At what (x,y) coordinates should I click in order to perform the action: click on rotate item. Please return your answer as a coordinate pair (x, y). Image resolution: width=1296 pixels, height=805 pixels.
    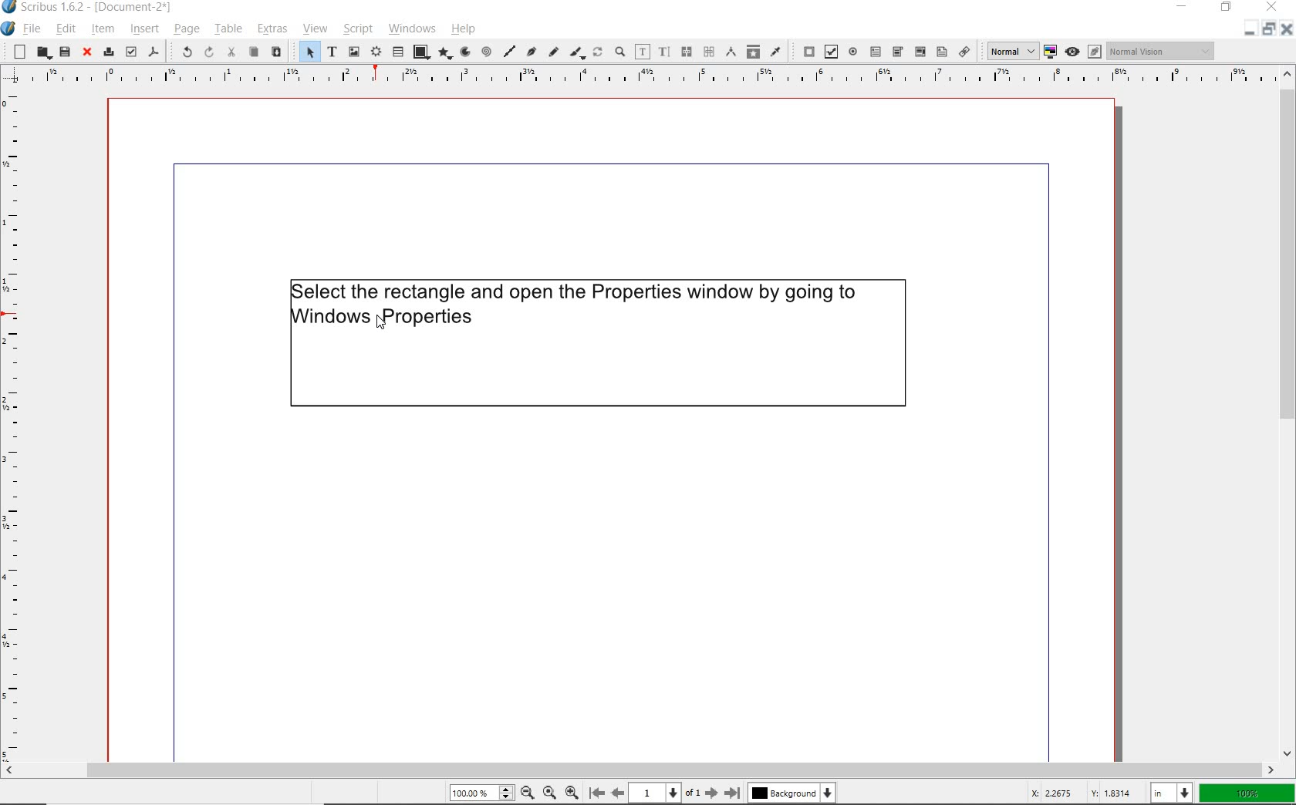
    Looking at the image, I should click on (597, 53).